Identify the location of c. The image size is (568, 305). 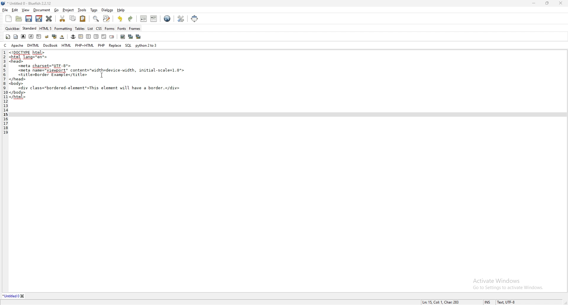
(6, 45).